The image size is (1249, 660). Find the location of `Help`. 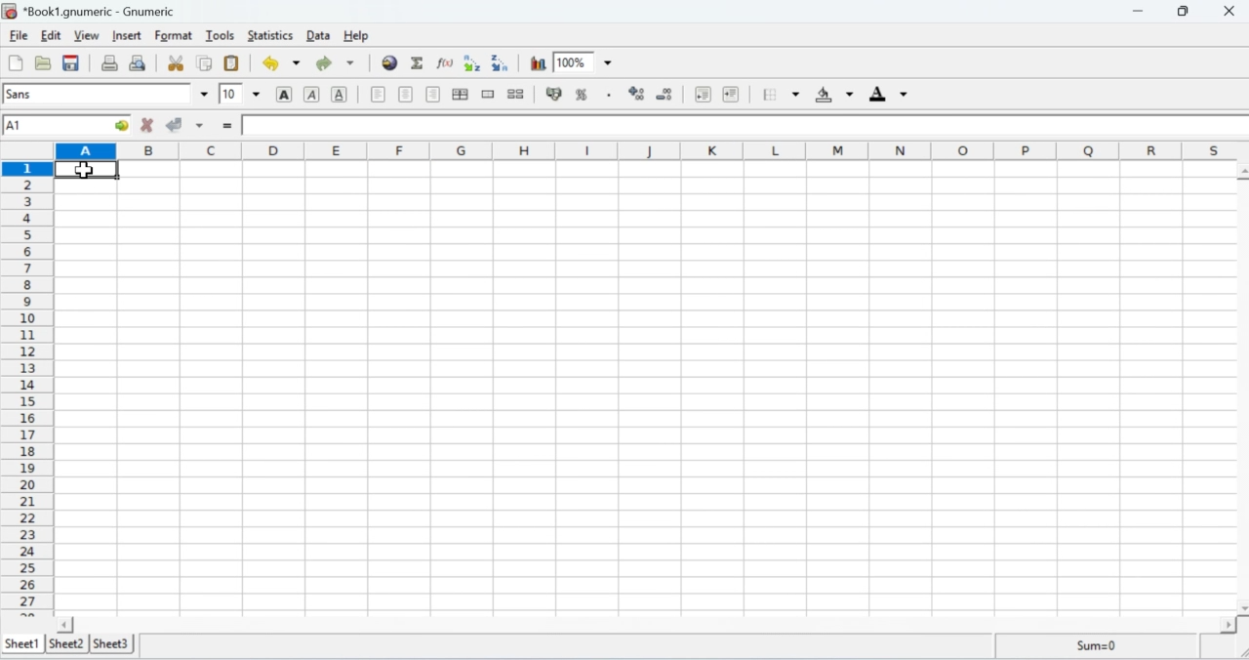

Help is located at coordinates (356, 35).